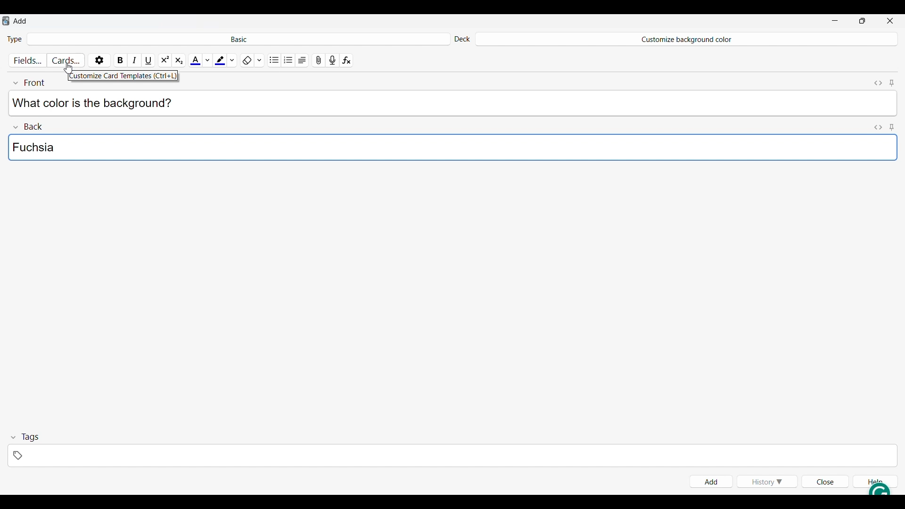  I want to click on Indicates Type of card, so click(15, 39).